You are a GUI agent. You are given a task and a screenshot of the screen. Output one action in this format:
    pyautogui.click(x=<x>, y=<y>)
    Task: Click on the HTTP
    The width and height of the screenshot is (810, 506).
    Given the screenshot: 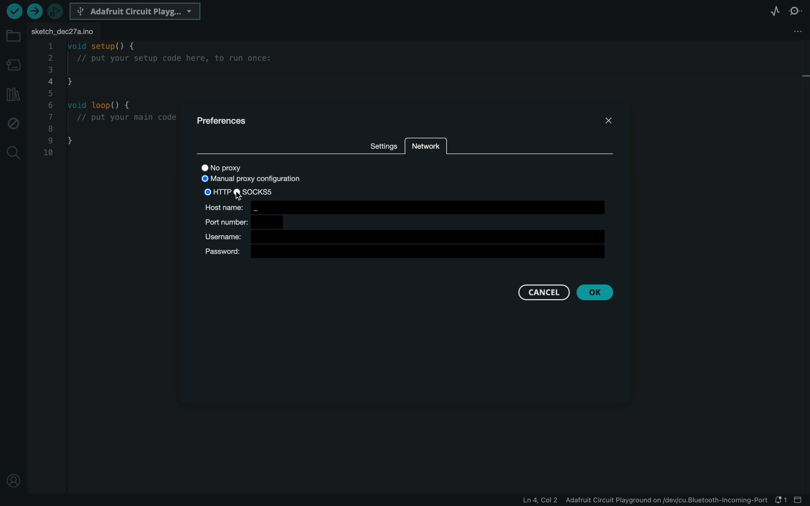 What is the action you would take?
    pyautogui.click(x=217, y=192)
    